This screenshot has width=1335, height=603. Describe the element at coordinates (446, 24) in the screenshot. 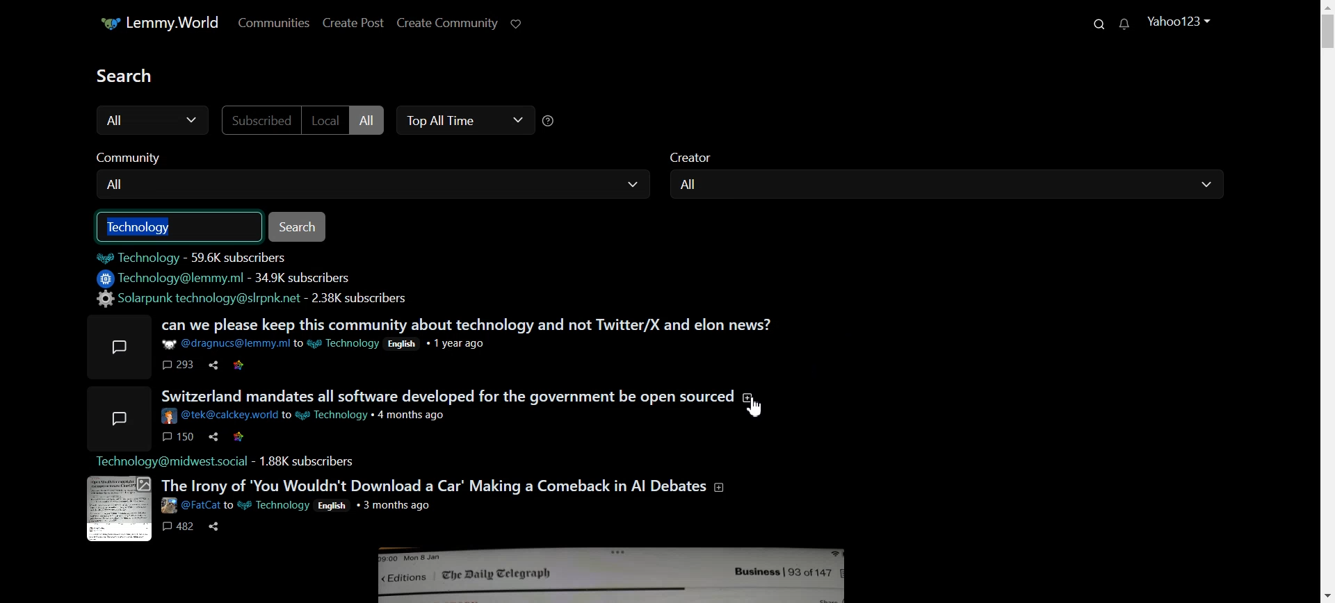

I see `Create Community` at that location.